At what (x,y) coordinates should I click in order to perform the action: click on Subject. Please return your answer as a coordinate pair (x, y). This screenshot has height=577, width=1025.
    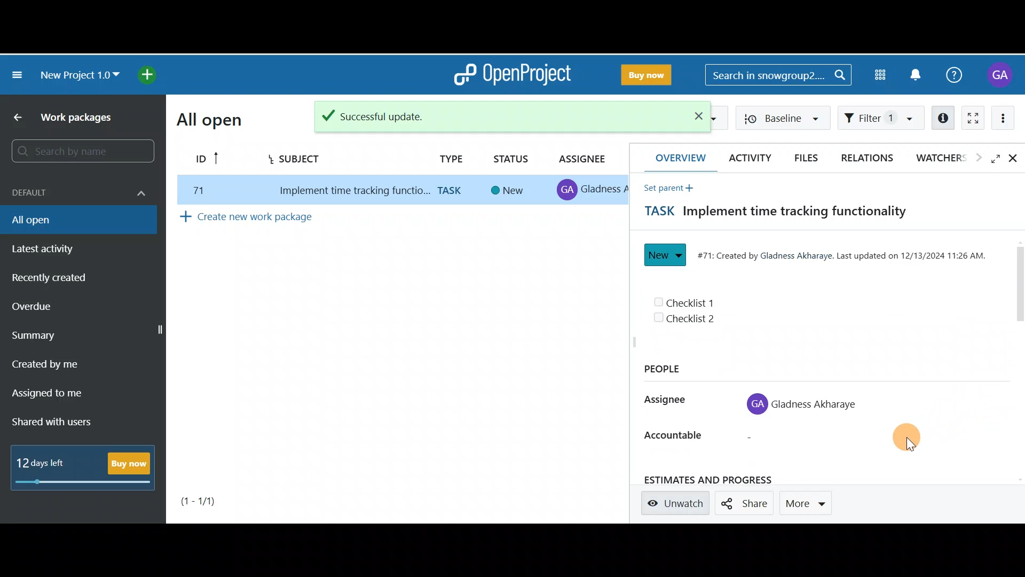
    Looking at the image, I should click on (311, 162).